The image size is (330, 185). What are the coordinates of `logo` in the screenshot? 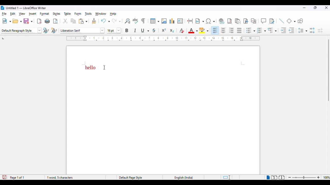 It's located at (3, 8).